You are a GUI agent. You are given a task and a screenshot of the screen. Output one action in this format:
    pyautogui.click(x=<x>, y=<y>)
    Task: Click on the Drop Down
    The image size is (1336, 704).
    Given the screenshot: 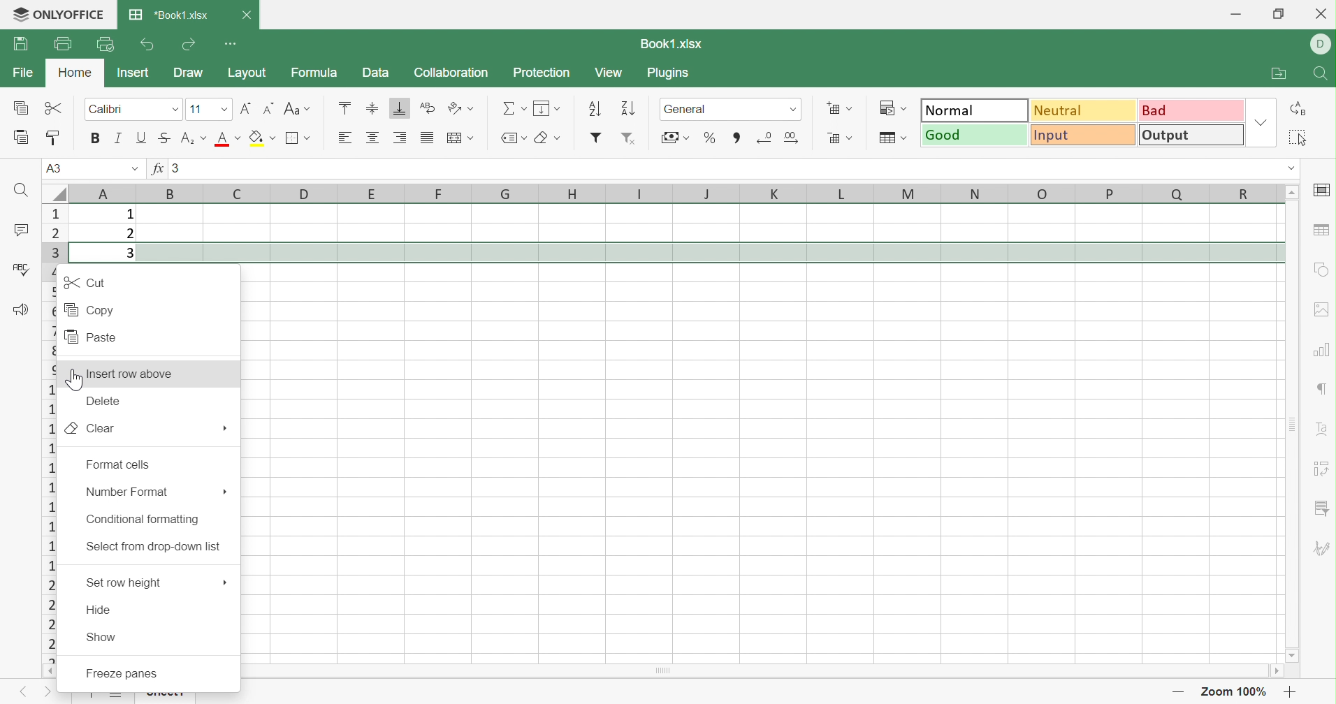 What is the action you would take?
    pyautogui.click(x=204, y=137)
    